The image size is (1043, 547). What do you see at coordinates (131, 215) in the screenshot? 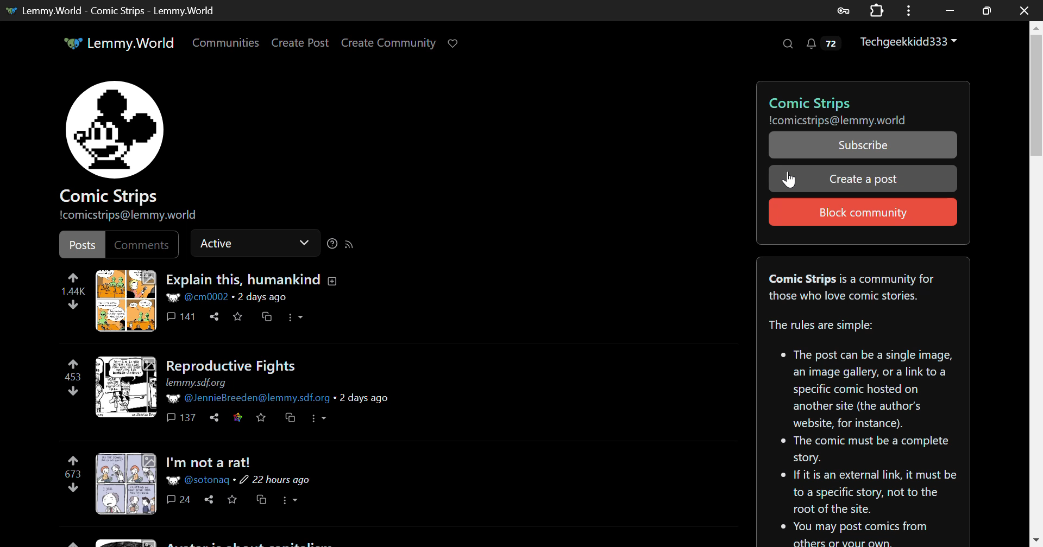
I see `!comicstrips@lemmy.world` at bounding box center [131, 215].